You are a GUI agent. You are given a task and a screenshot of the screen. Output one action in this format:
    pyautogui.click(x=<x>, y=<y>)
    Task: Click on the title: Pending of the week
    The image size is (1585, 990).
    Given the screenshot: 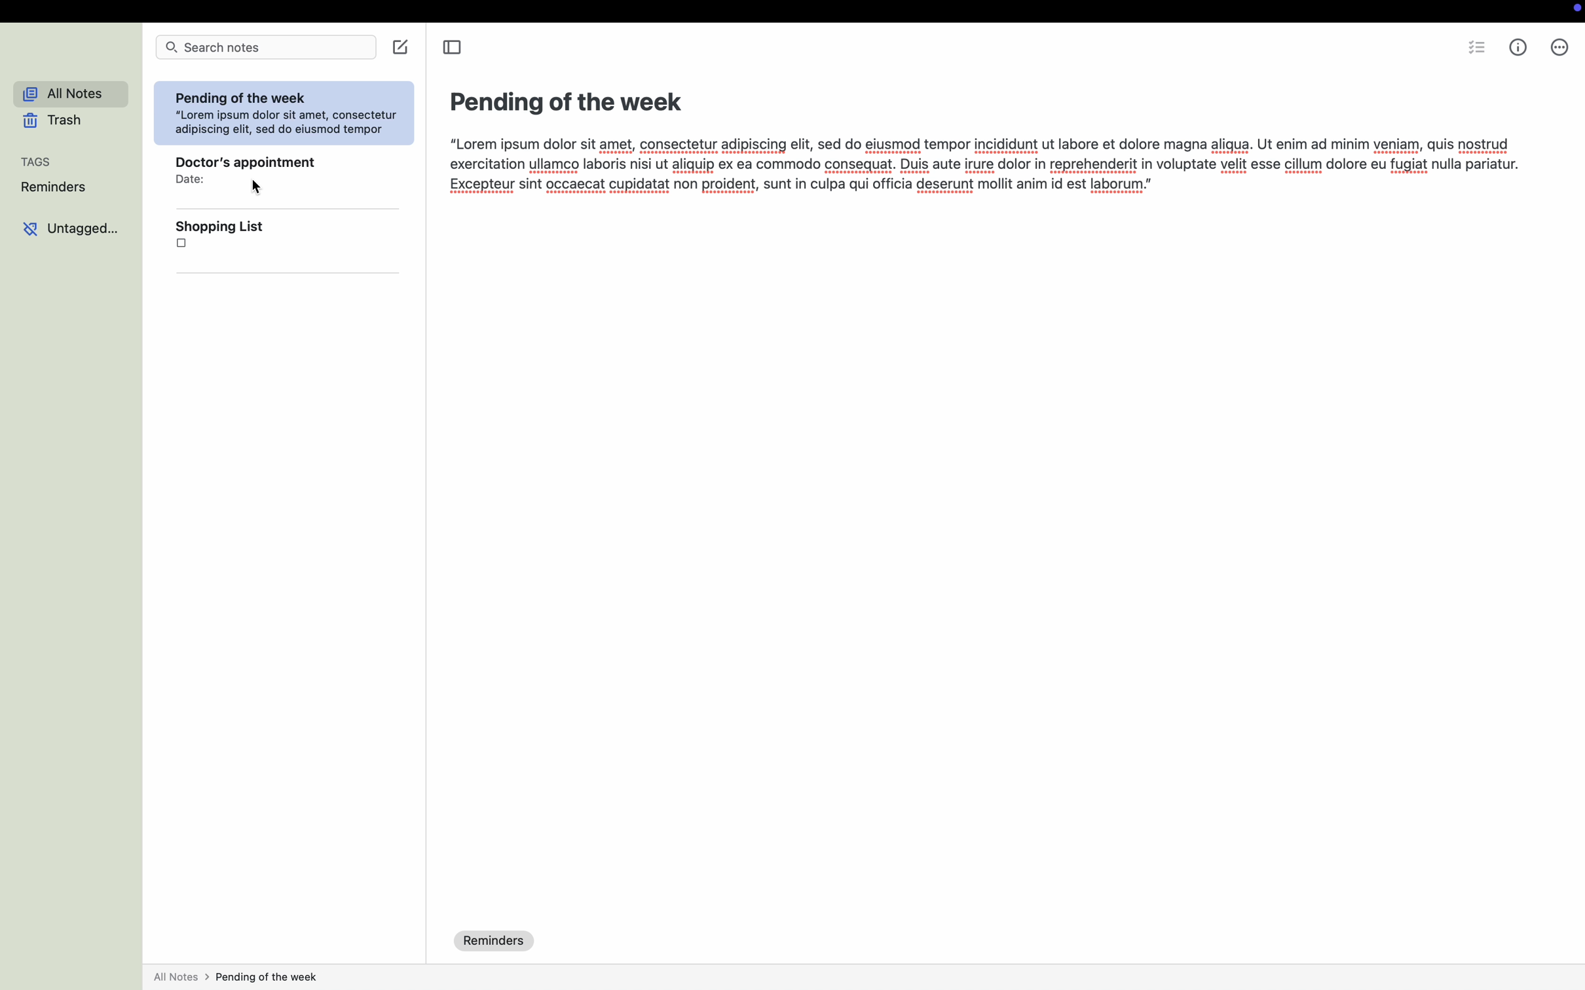 What is the action you would take?
    pyautogui.click(x=567, y=101)
    